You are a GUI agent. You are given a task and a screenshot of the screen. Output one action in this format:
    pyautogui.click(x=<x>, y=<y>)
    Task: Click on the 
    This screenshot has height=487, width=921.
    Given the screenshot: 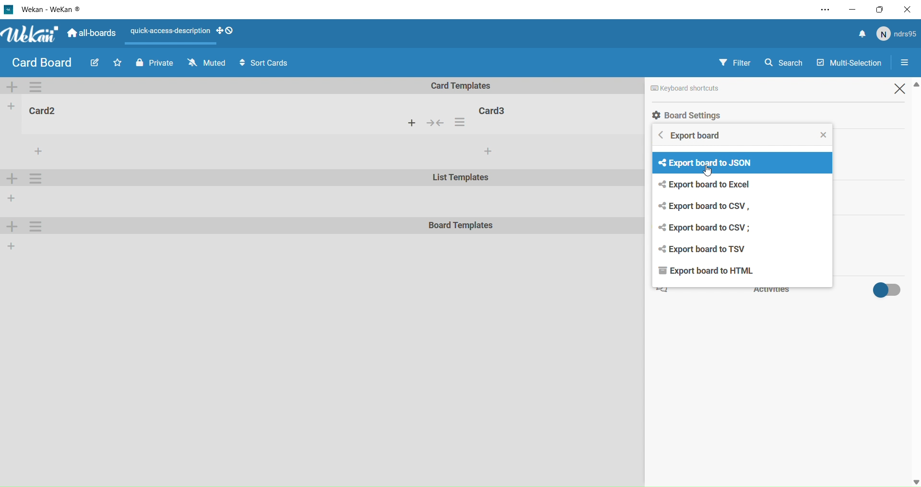 What is the action you would take?
    pyautogui.click(x=35, y=179)
    